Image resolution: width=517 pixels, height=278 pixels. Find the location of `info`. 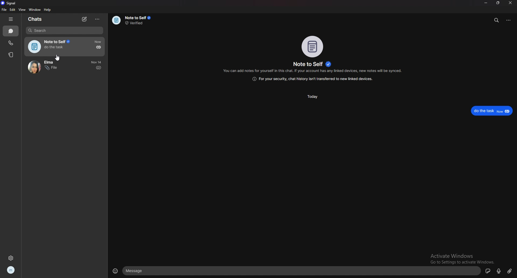

info is located at coordinates (315, 71).